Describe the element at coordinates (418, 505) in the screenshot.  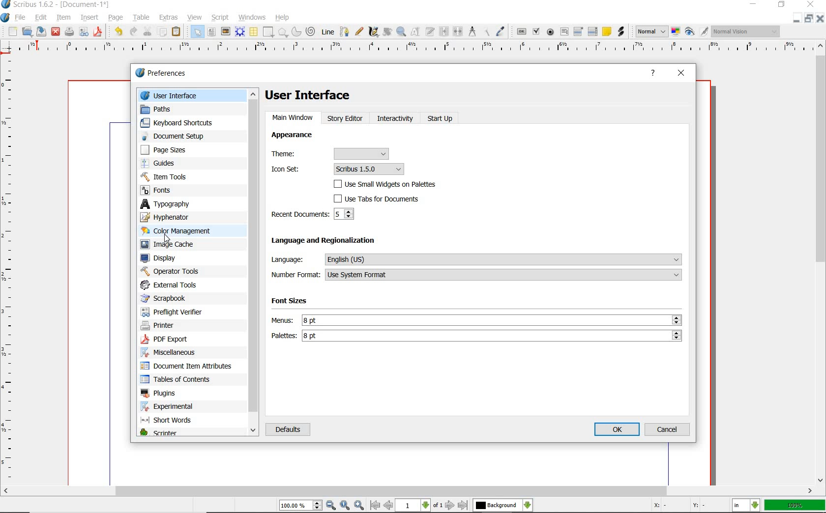
I see `move to next or previous page` at that location.